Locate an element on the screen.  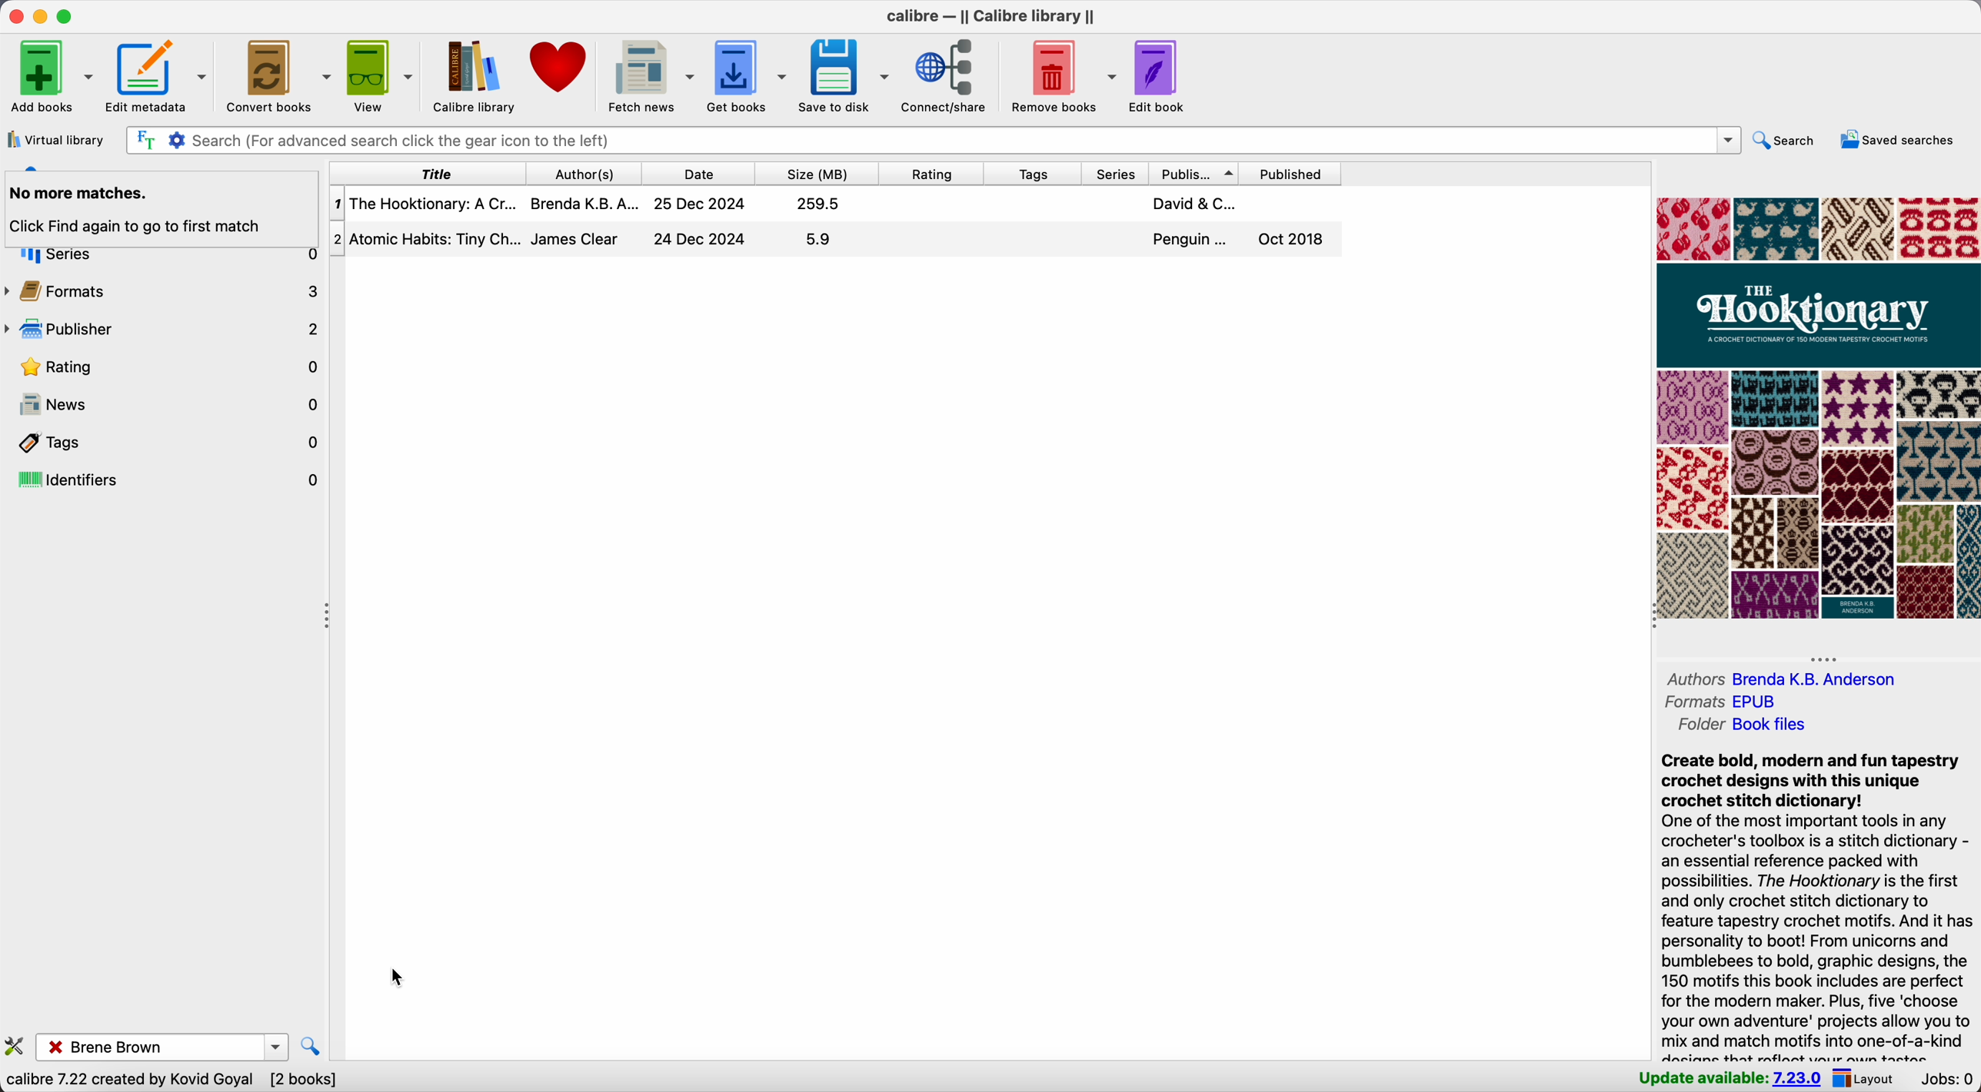
saved searches is located at coordinates (1899, 140).